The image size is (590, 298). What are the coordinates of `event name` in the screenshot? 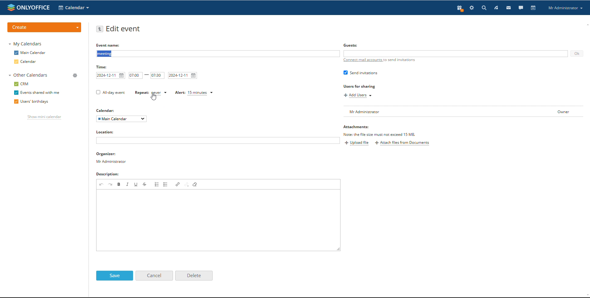 It's located at (109, 45).